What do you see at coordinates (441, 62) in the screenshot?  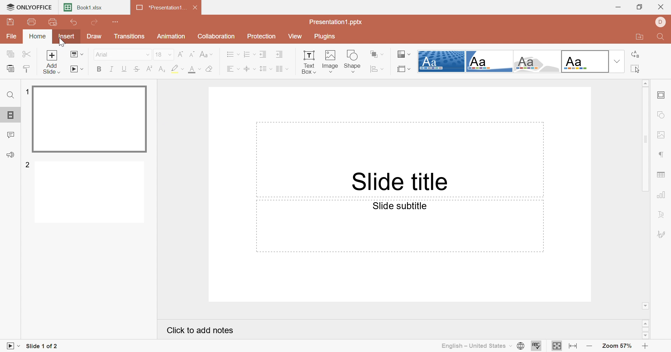 I see `Dotted` at bounding box center [441, 62].